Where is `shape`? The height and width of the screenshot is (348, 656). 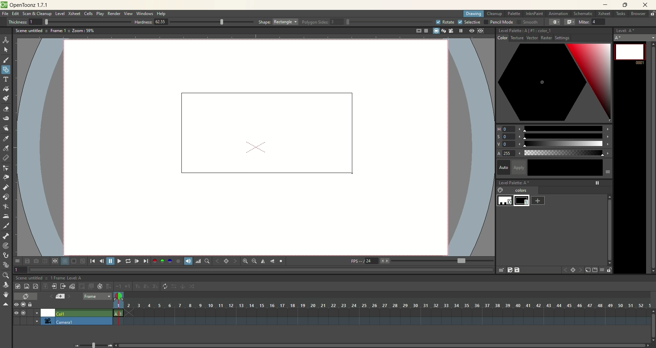 shape is located at coordinates (278, 21).